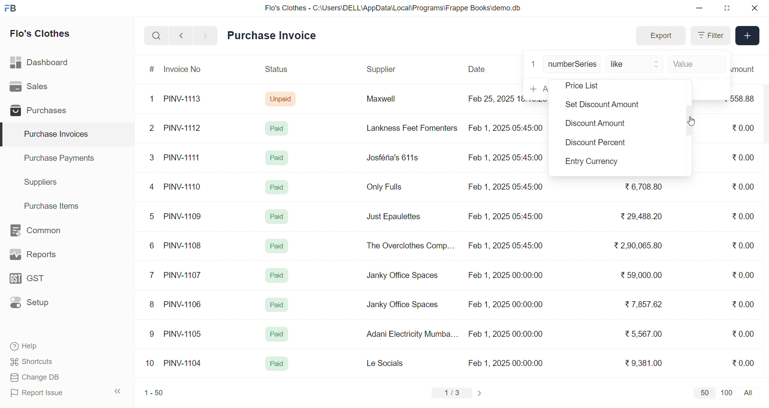  What do you see at coordinates (402, 306) in the screenshot?
I see `Janky Office Spaces` at bounding box center [402, 306].